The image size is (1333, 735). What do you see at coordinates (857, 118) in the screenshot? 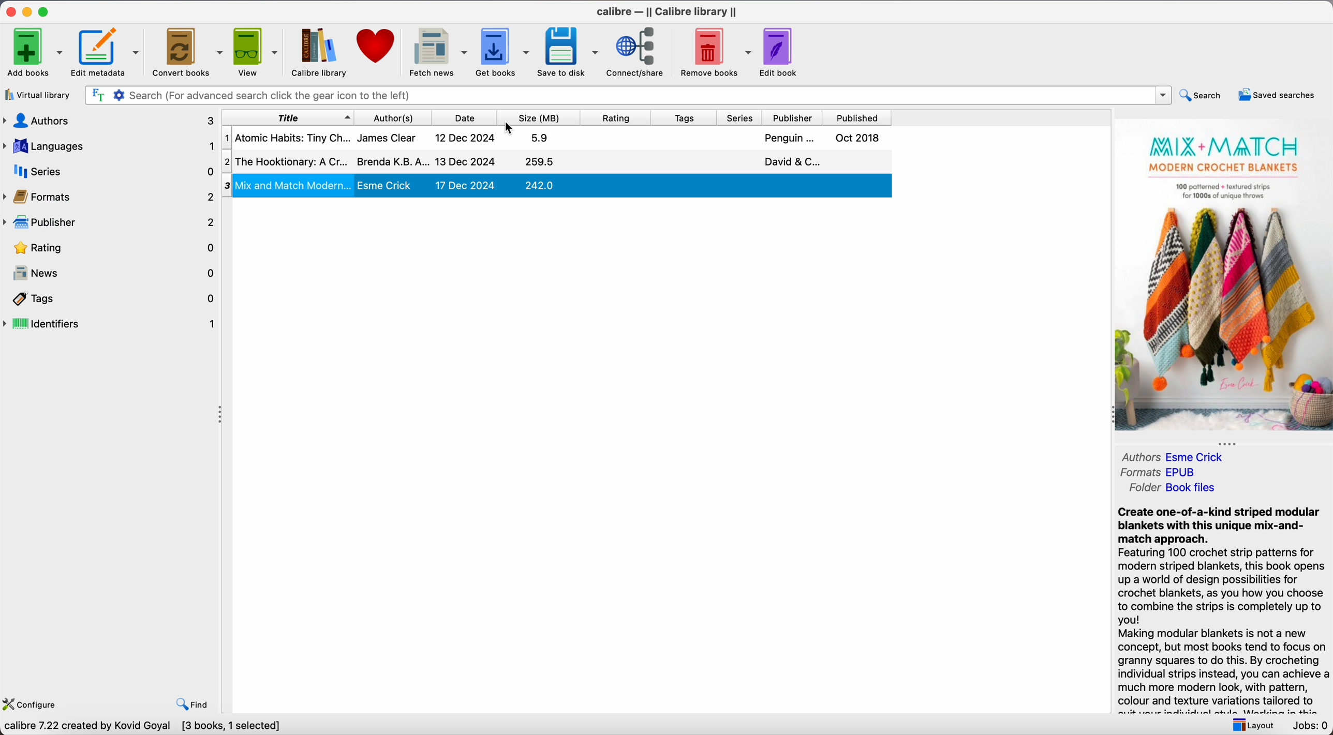
I see `published` at bounding box center [857, 118].